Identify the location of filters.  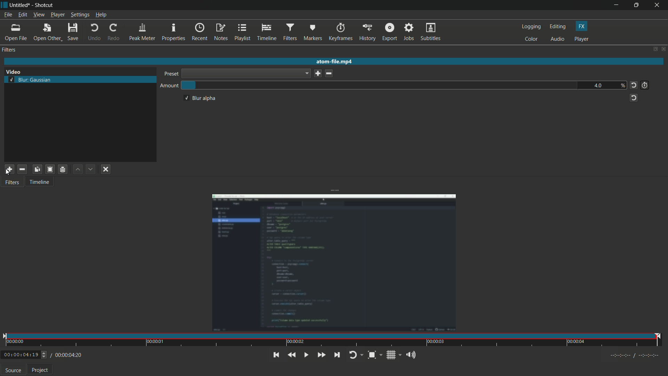
(289, 32).